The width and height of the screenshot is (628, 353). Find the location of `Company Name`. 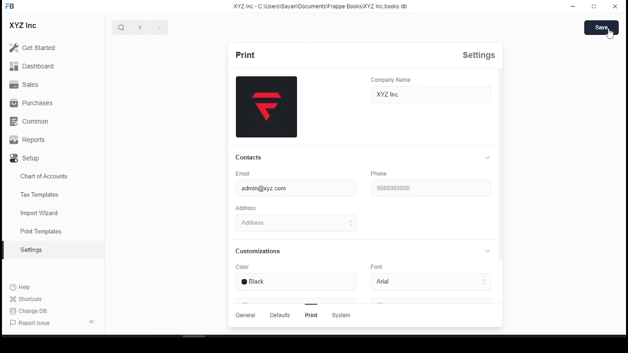

Company Name is located at coordinates (391, 78).